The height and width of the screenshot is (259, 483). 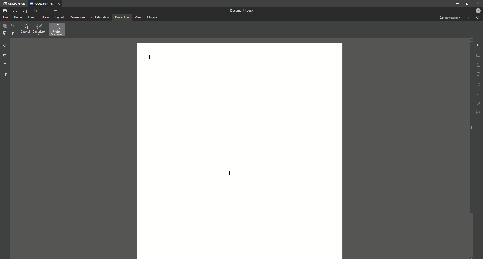 What do you see at coordinates (13, 33) in the screenshot?
I see `Choose Styling` at bounding box center [13, 33].